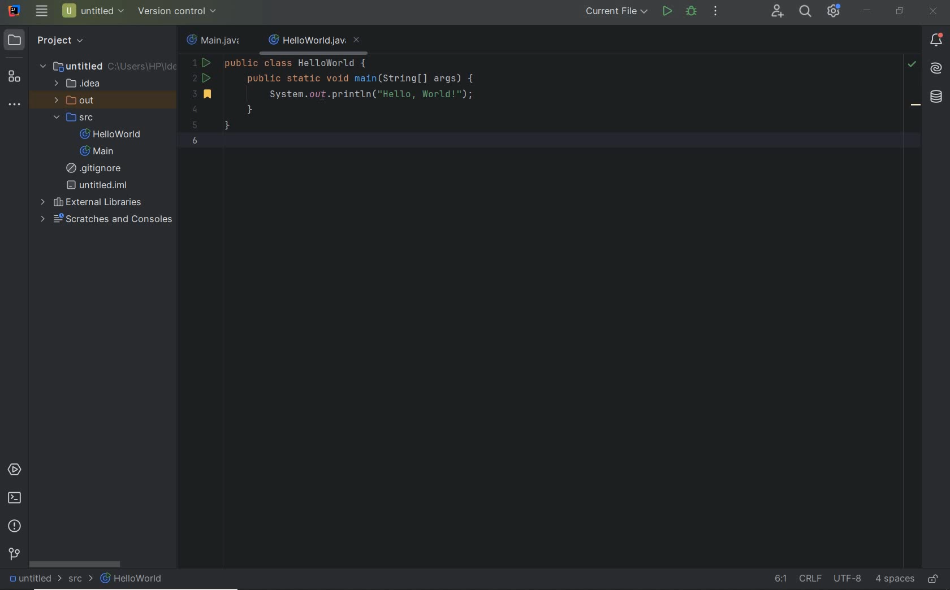 Image resolution: width=950 pixels, height=590 pixels. I want to click on cursor, so click(334, 102).